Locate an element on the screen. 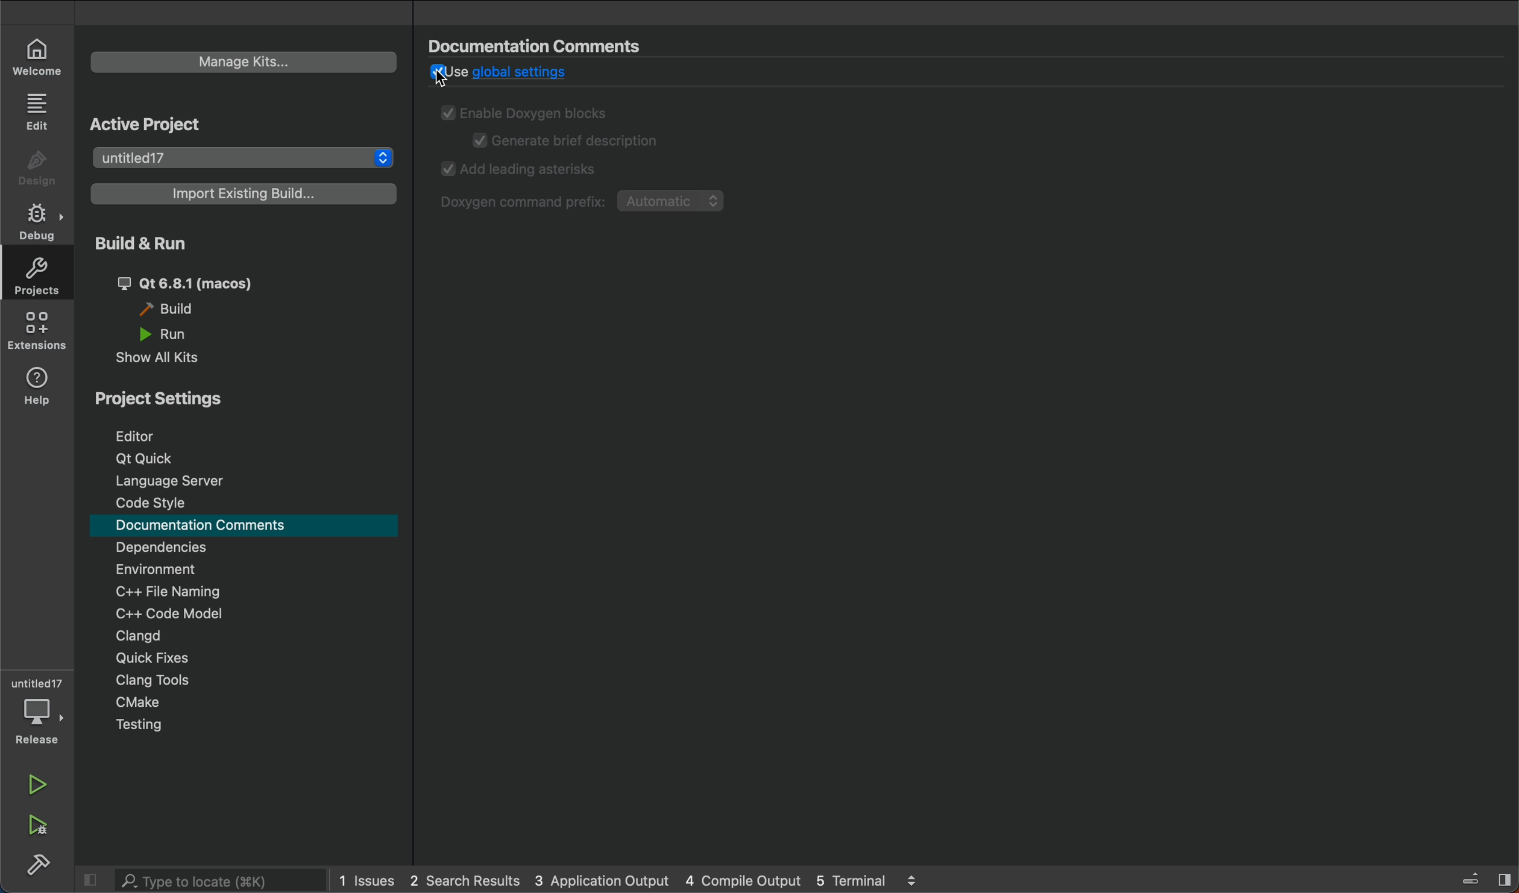 The image size is (1519, 893). build is located at coordinates (185, 307).